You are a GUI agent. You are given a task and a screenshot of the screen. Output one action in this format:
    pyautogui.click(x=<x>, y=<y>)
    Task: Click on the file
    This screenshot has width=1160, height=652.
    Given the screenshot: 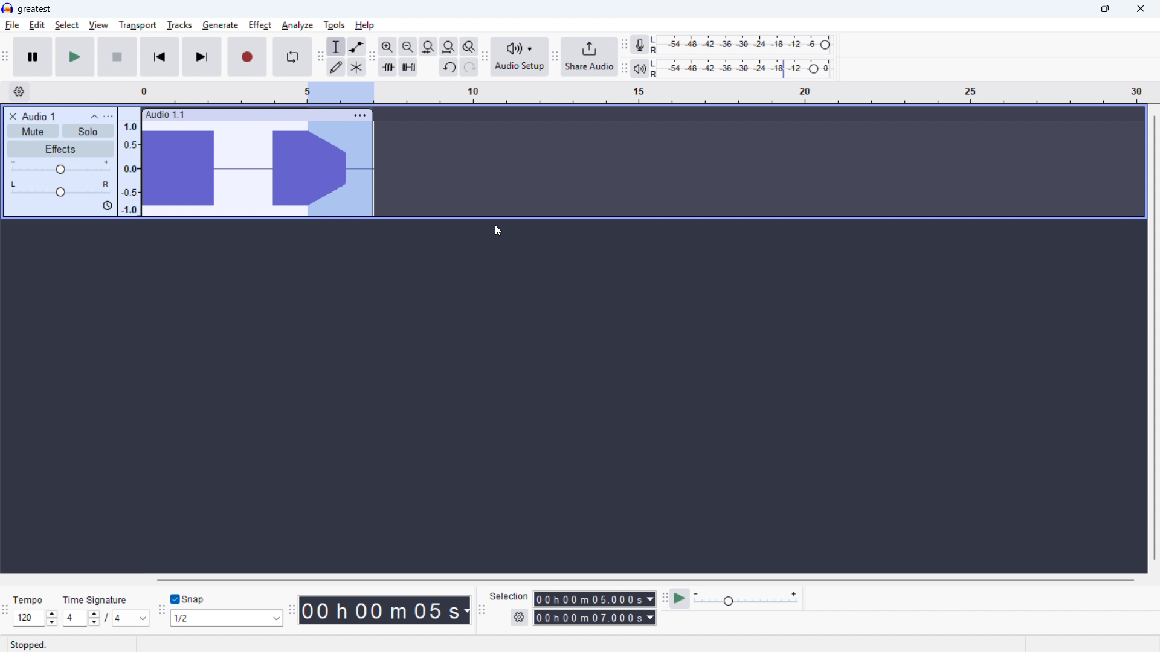 What is the action you would take?
    pyautogui.click(x=12, y=26)
    